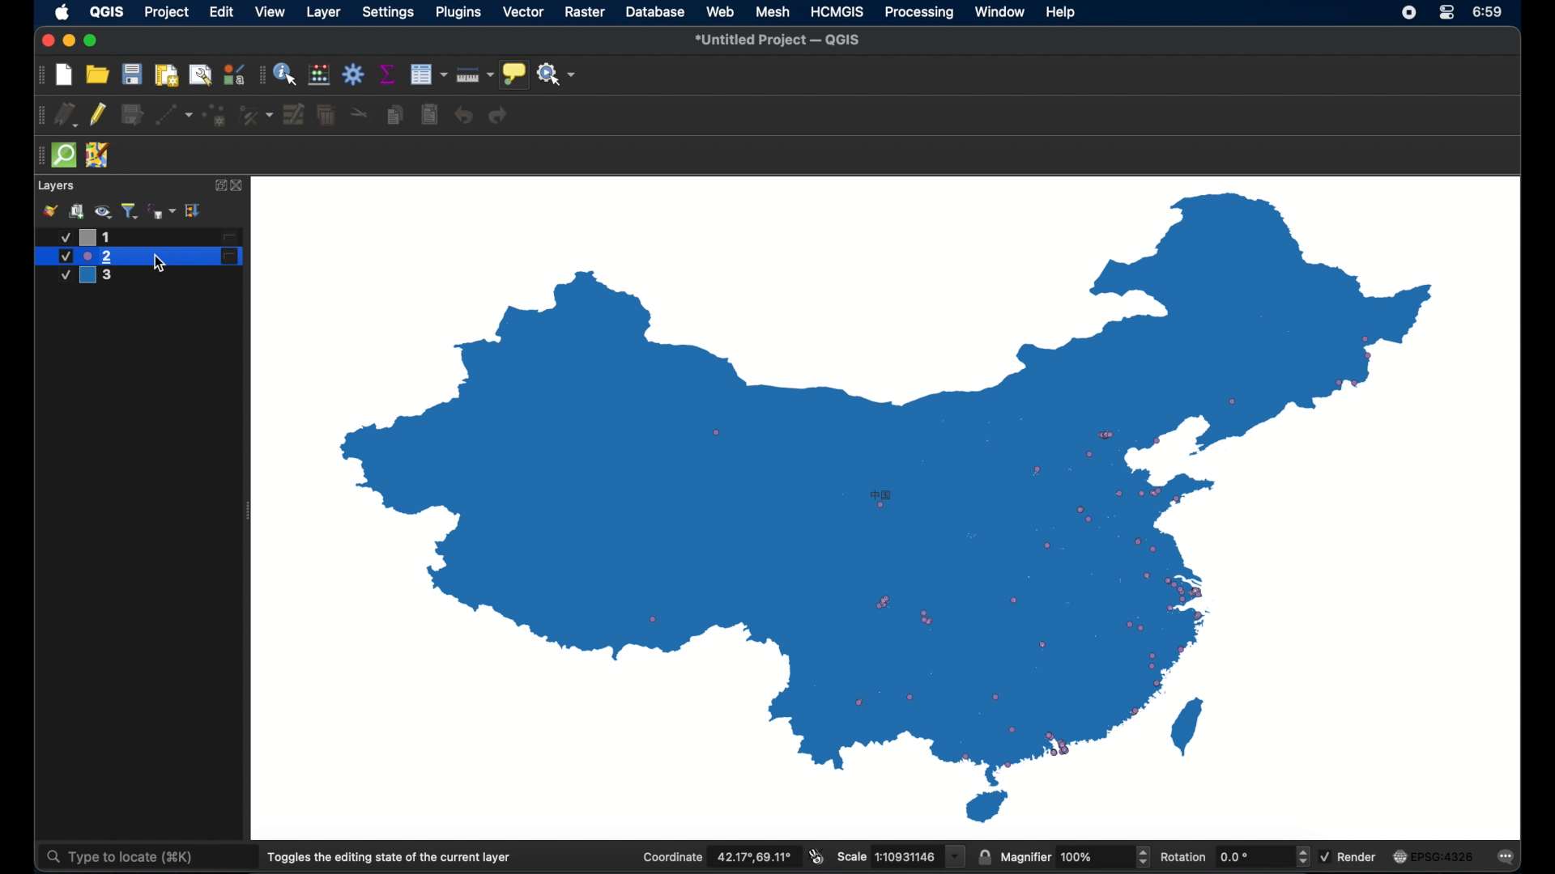  What do you see at coordinates (92, 41) in the screenshot?
I see `maximize ` at bounding box center [92, 41].